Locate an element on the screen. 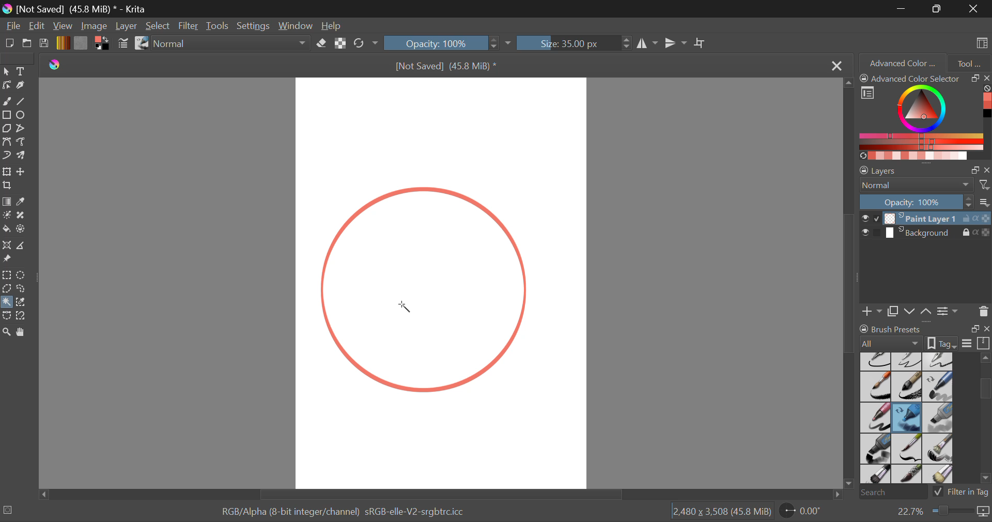  Elipses Selected is located at coordinates (23, 114).